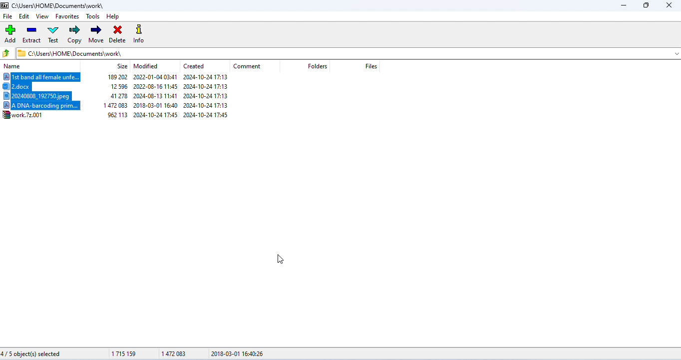 The image size is (681, 360). Describe the element at coordinates (31, 34) in the screenshot. I see `extract` at that location.